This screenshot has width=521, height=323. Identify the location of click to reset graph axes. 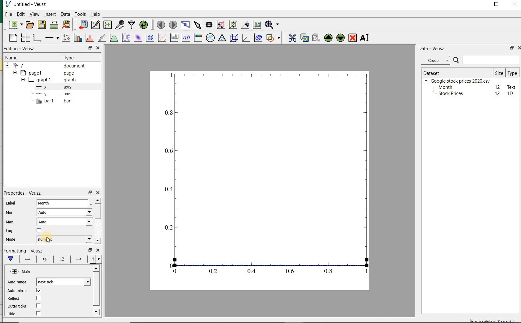
(256, 25).